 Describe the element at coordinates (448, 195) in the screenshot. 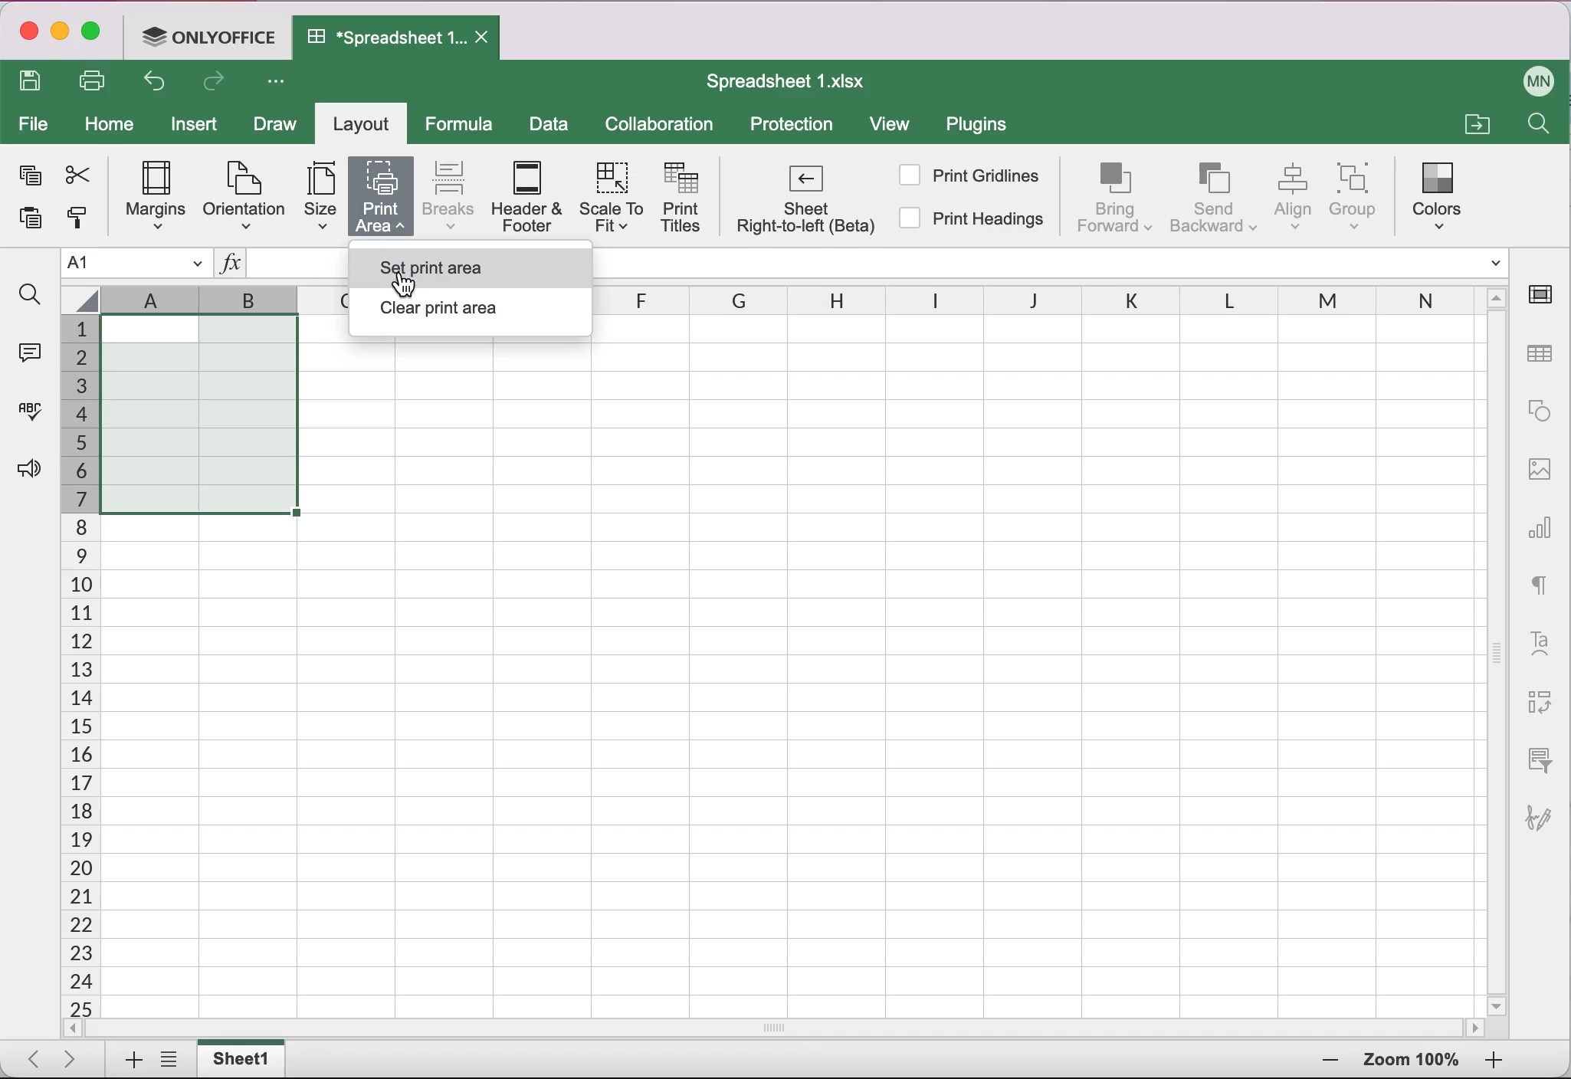

I see `Breaks` at that location.